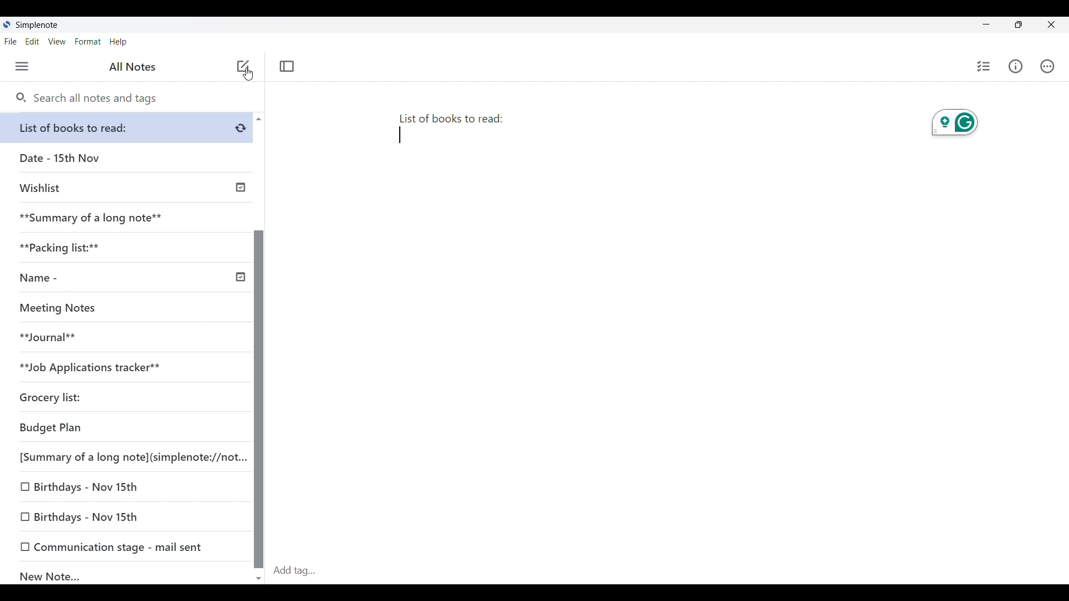  What do you see at coordinates (123, 338) in the screenshot?
I see `**Journal**` at bounding box center [123, 338].